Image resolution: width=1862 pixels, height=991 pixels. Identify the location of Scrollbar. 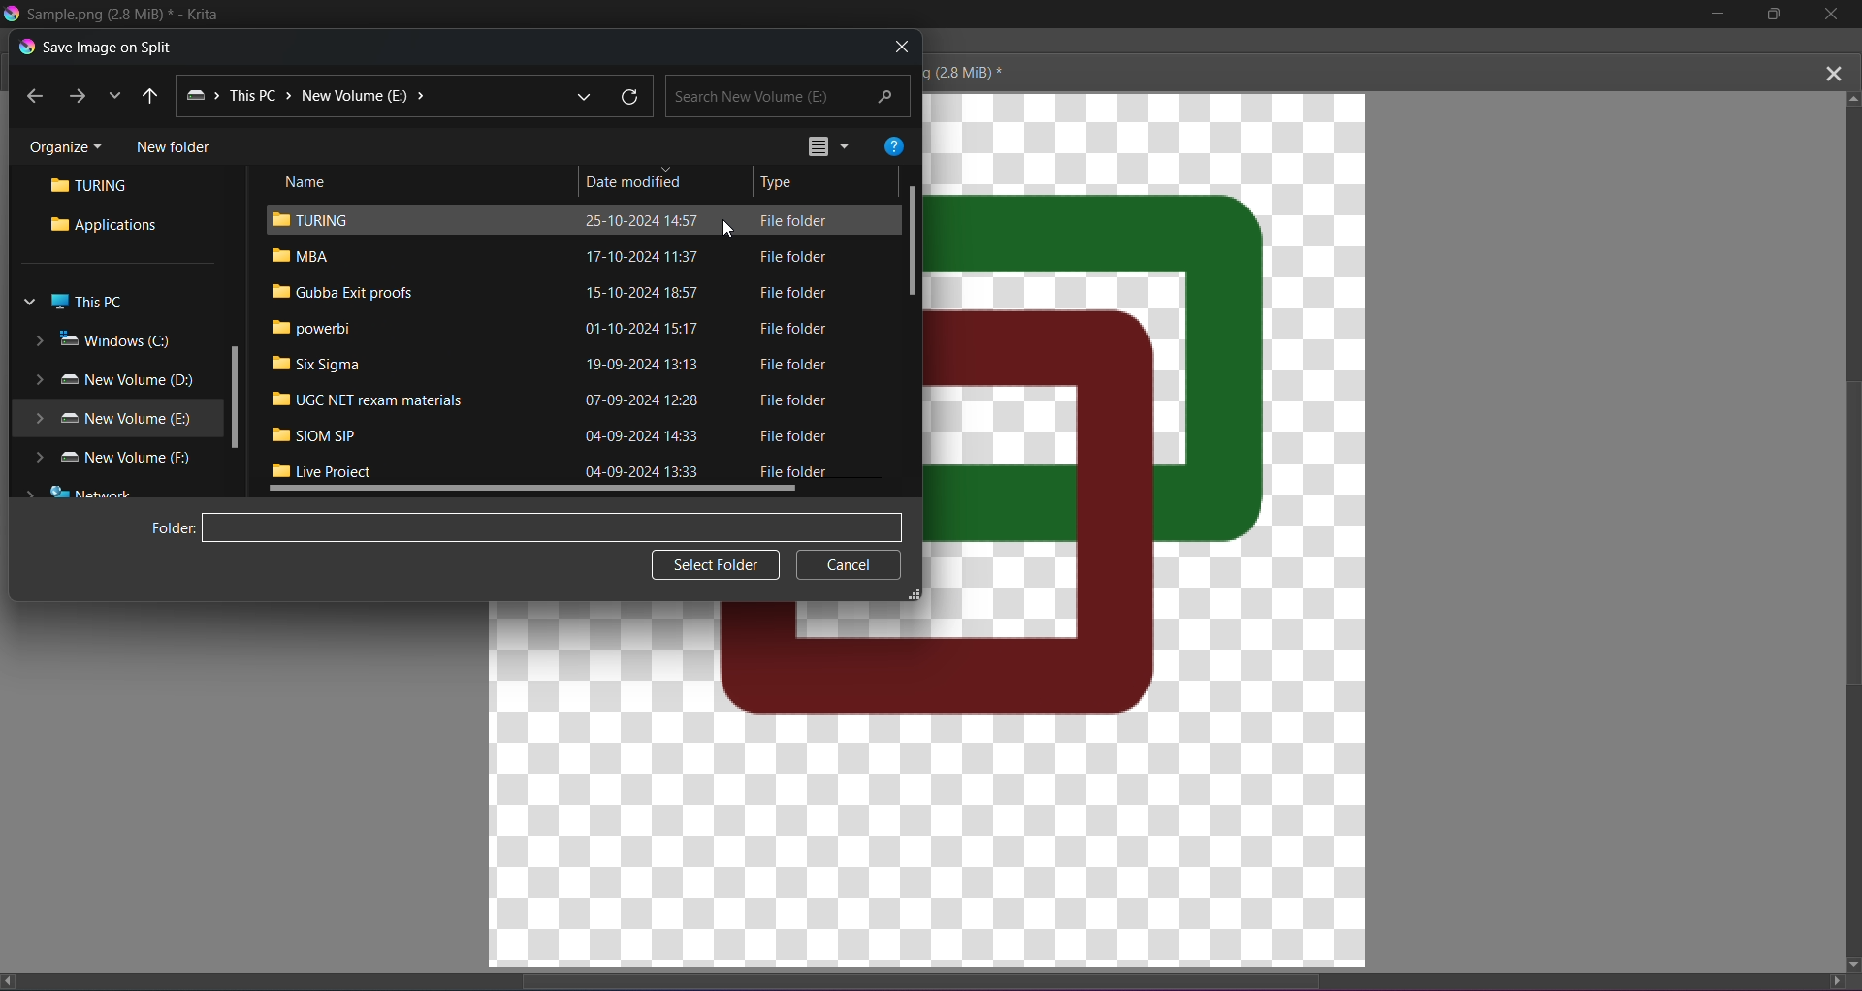
(535, 489).